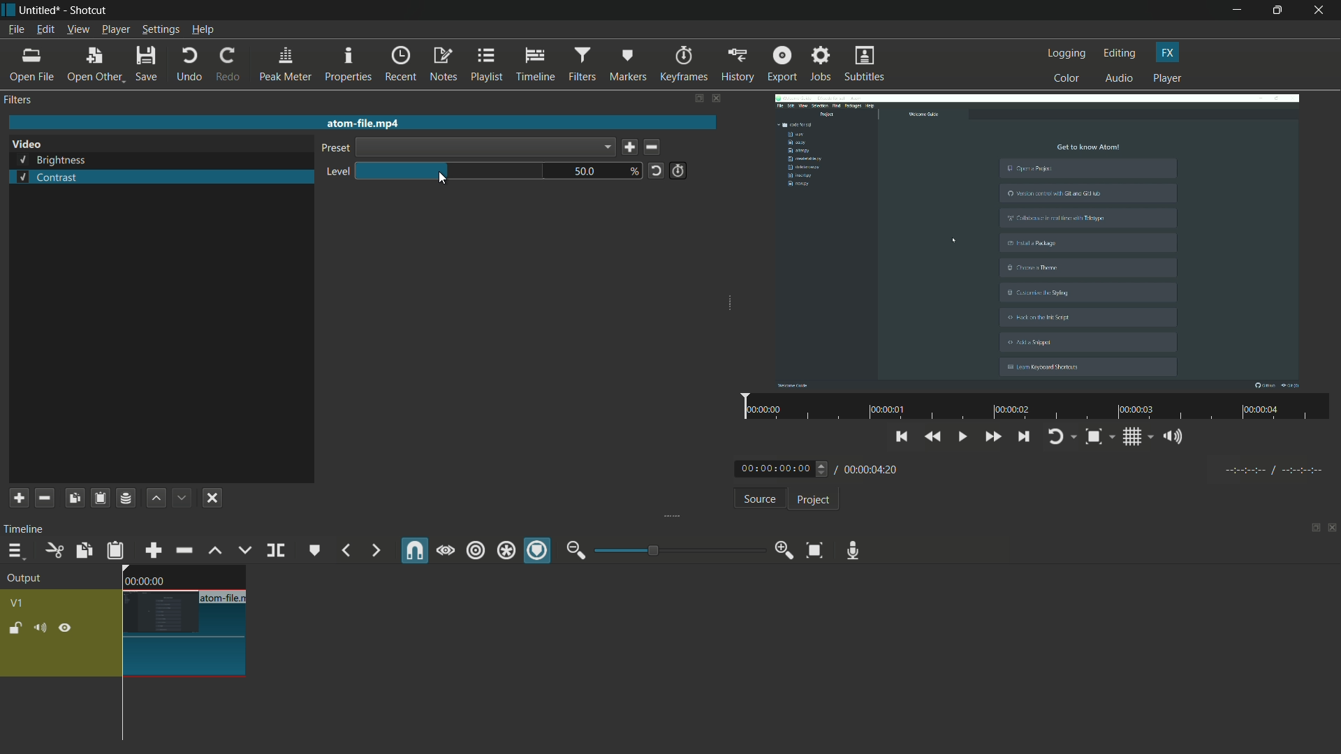 The height and width of the screenshot is (754, 1341). Describe the element at coordinates (1042, 239) in the screenshot. I see `video` at that location.